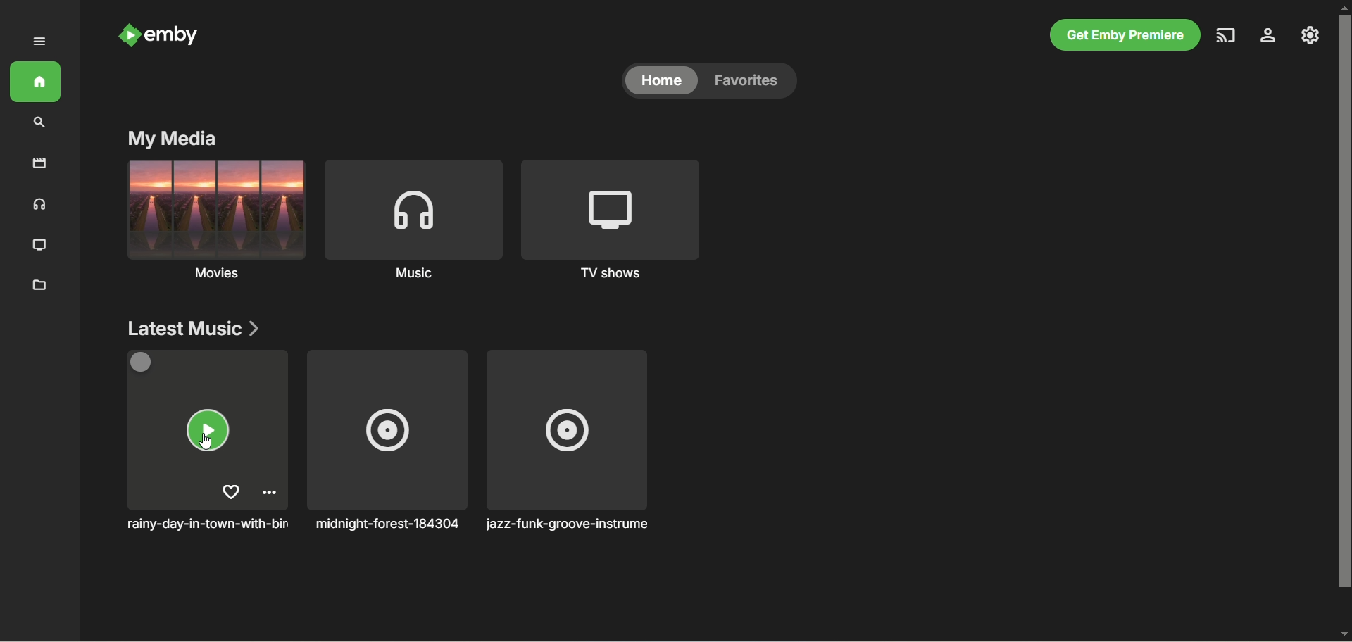  I want to click on rainy-day-in-town-with-birds singing, so click(211, 441).